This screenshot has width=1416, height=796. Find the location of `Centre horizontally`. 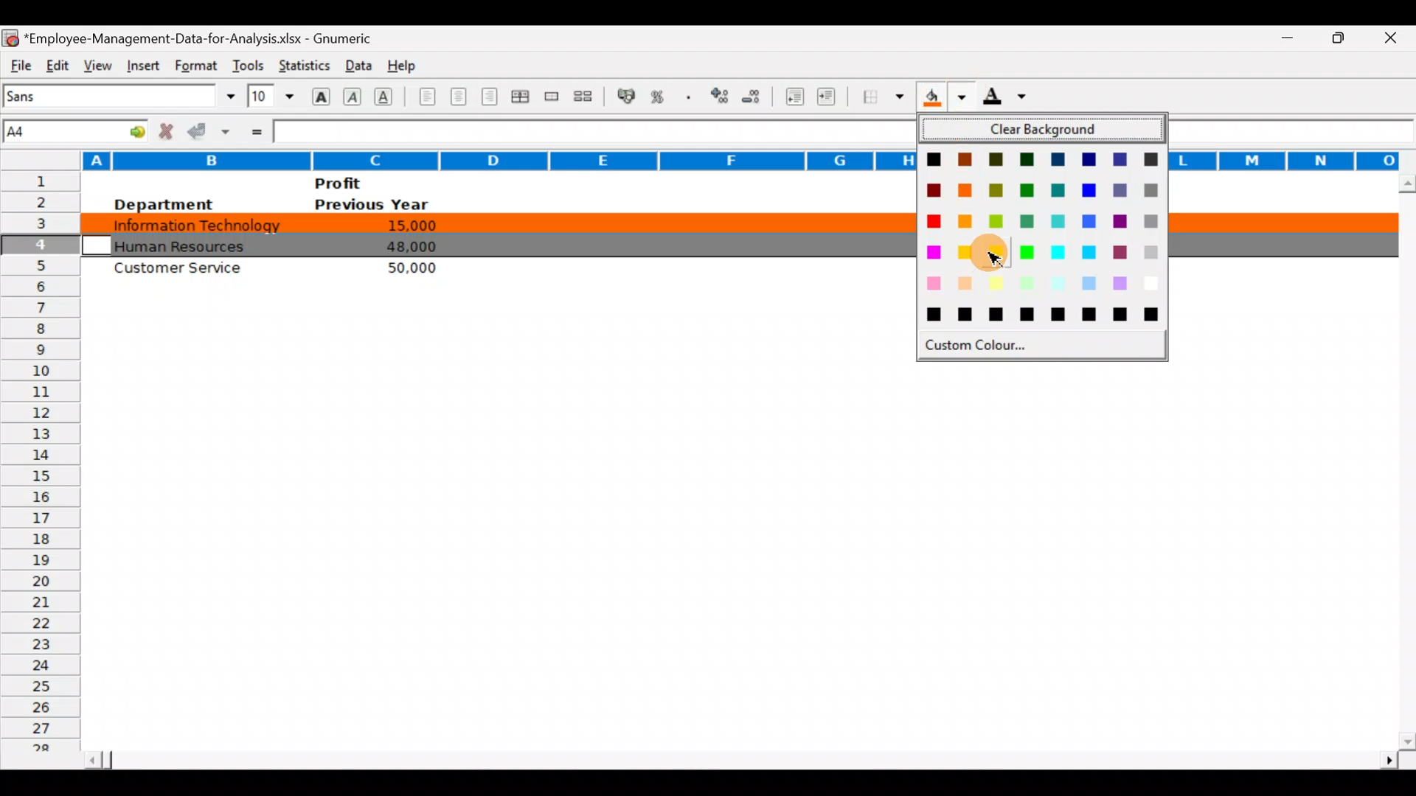

Centre horizontally is located at coordinates (459, 99).